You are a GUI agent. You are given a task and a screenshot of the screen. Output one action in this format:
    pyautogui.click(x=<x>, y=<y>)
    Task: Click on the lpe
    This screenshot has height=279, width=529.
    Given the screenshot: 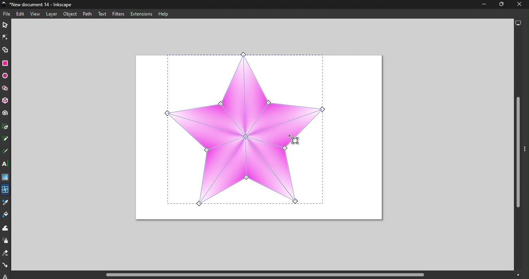 What is the action you would take?
    pyautogui.click(x=3, y=276)
    